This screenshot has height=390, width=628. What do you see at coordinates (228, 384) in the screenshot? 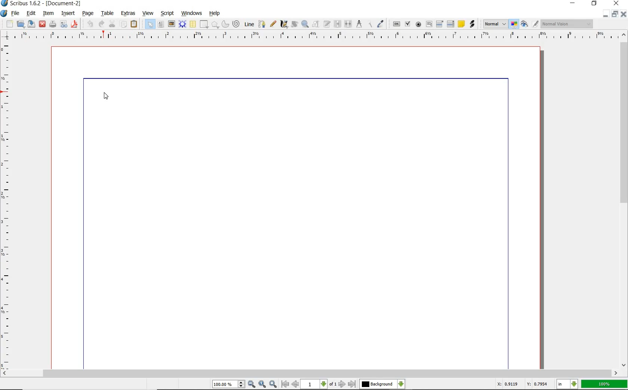
I see `select current zoom level` at bounding box center [228, 384].